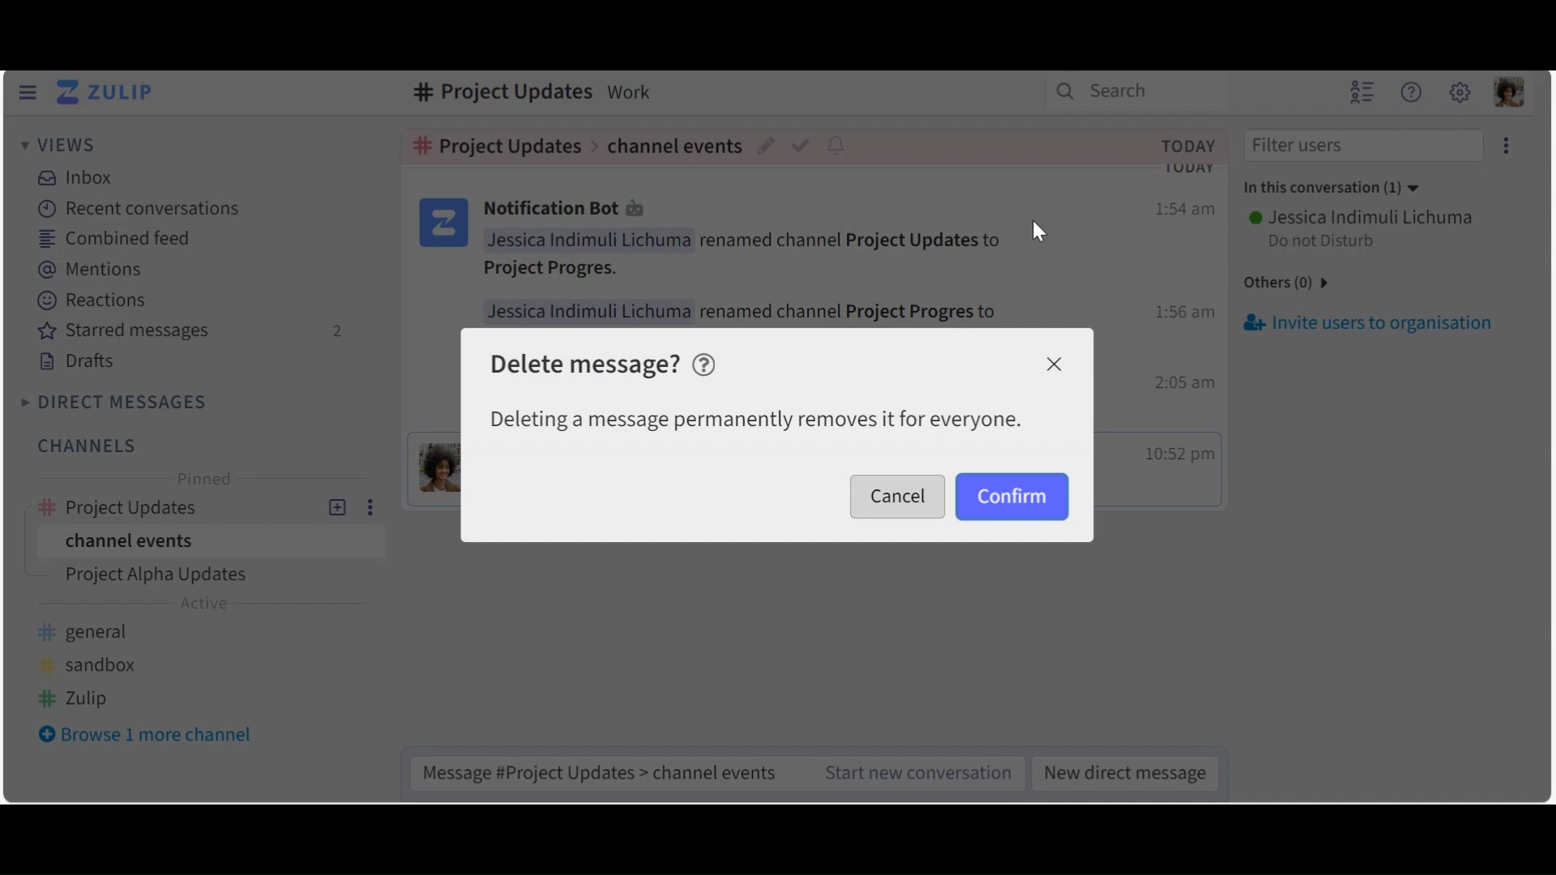  What do you see at coordinates (568, 209) in the screenshot?
I see `Notification bot` at bounding box center [568, 209].